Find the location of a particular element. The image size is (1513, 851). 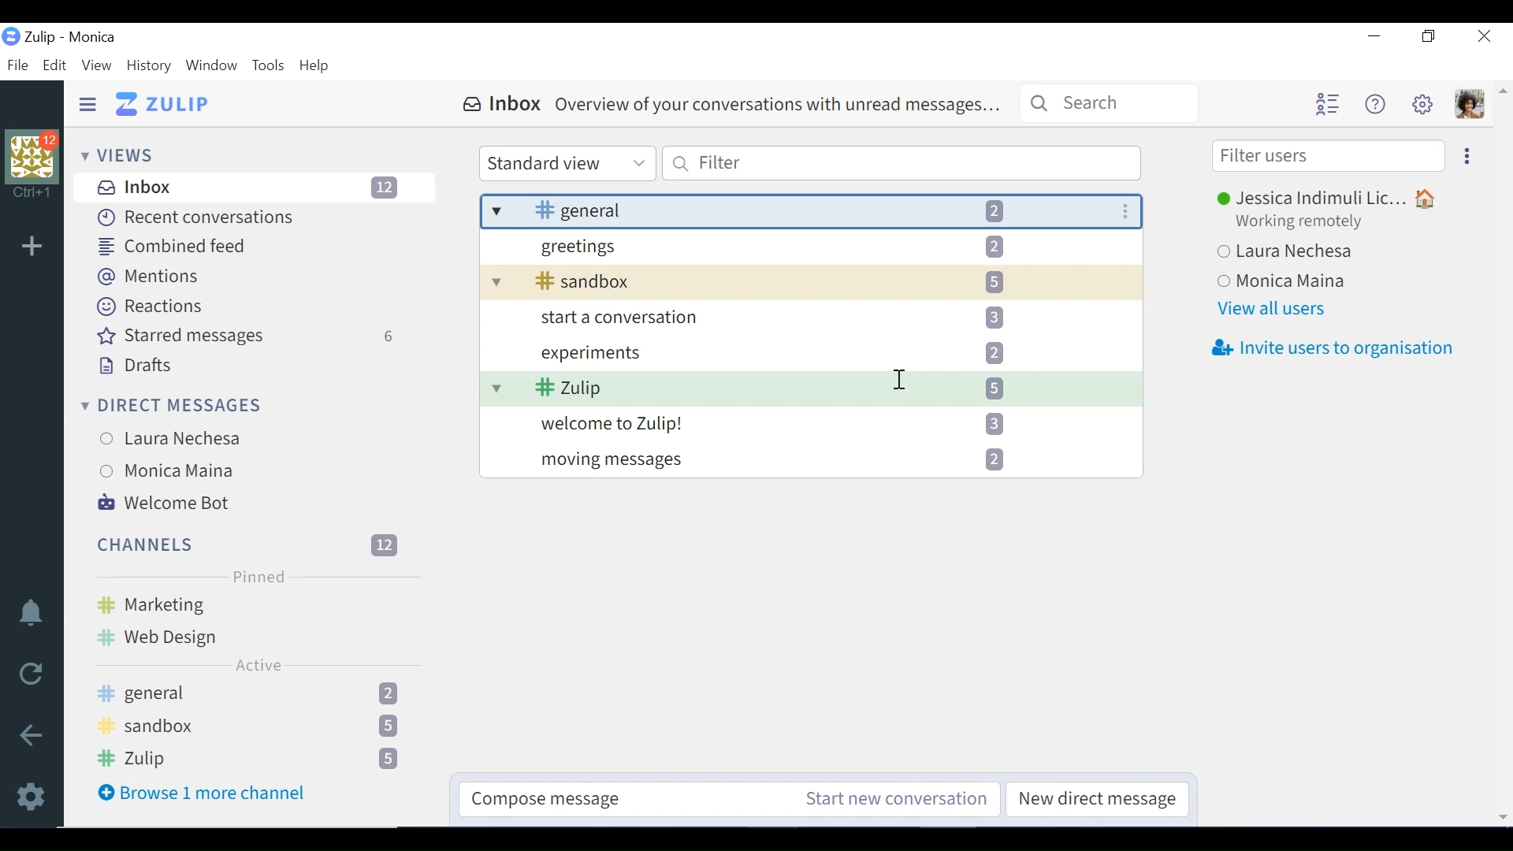

Window is located at coordinates (214, 66).